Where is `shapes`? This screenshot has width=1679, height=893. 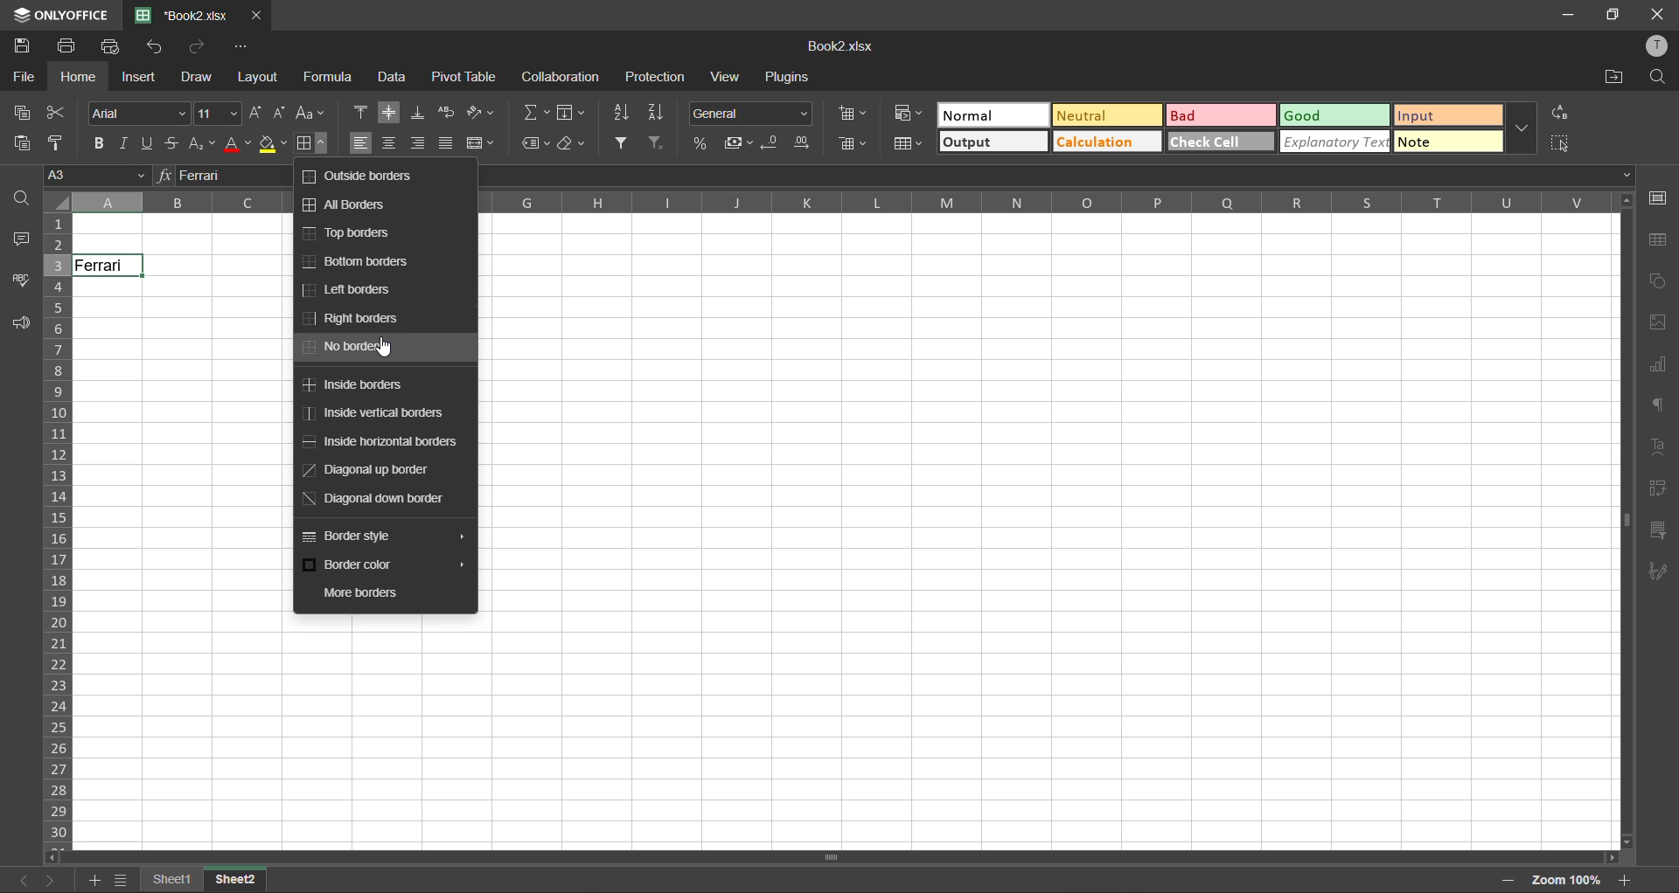
shapes is located at coordinates (1657, 279).